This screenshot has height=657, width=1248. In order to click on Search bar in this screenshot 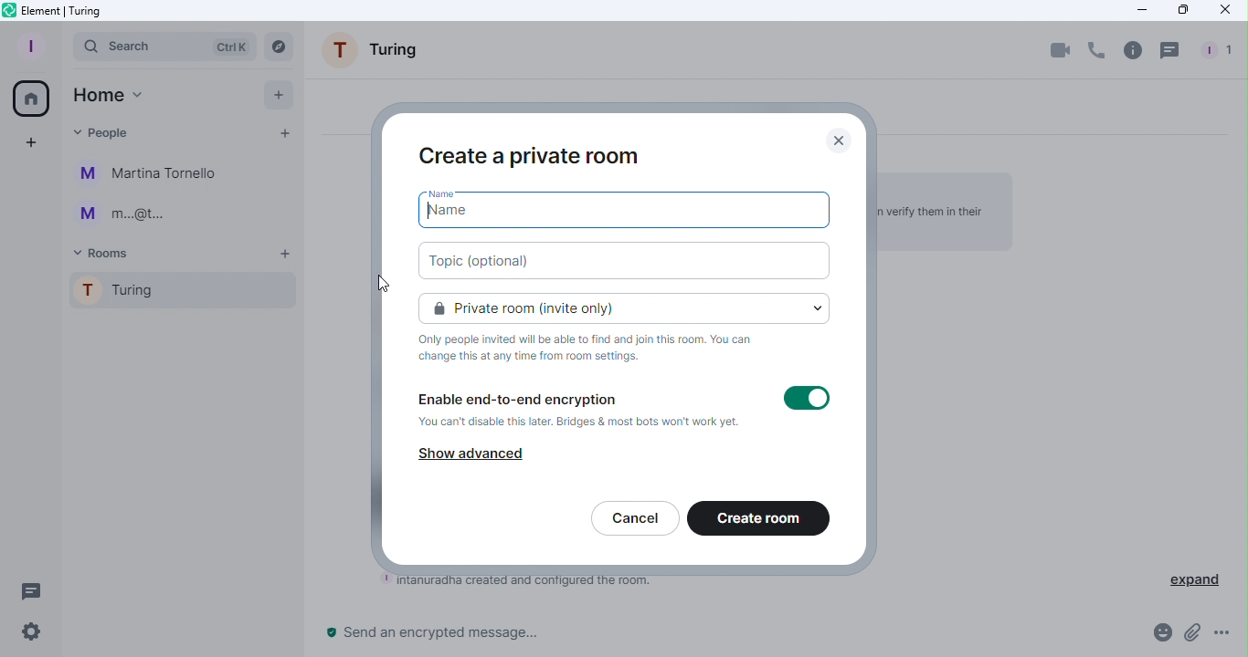, I will do `click(164, 46)`.